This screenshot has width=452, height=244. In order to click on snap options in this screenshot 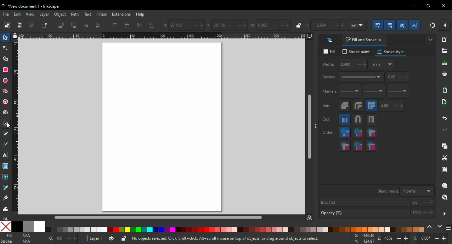, I will do `click(446, 25)`.